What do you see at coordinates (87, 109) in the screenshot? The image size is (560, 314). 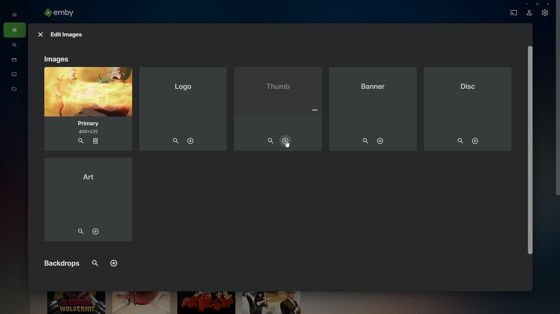 I see `Primary` at bounding box center [87, 109].